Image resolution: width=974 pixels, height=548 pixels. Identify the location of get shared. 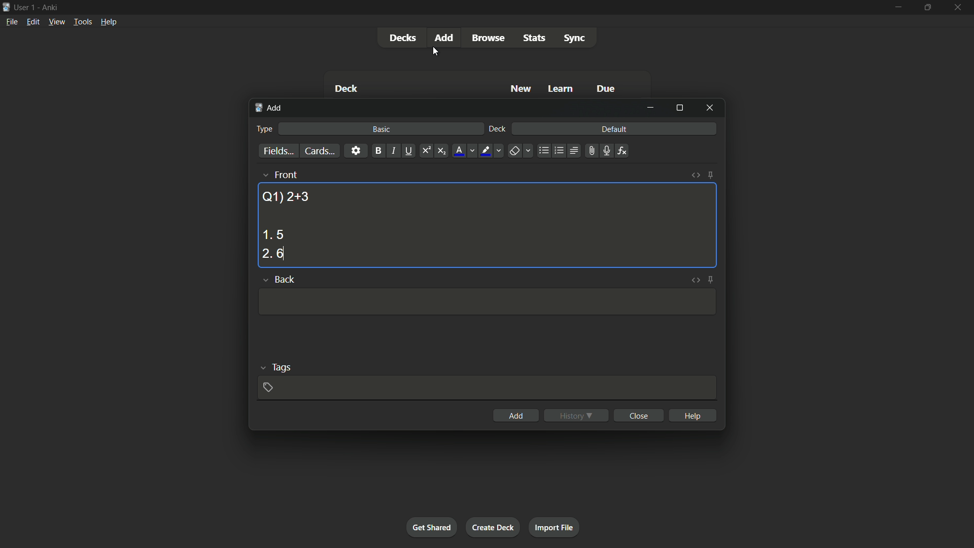
(431, 527).